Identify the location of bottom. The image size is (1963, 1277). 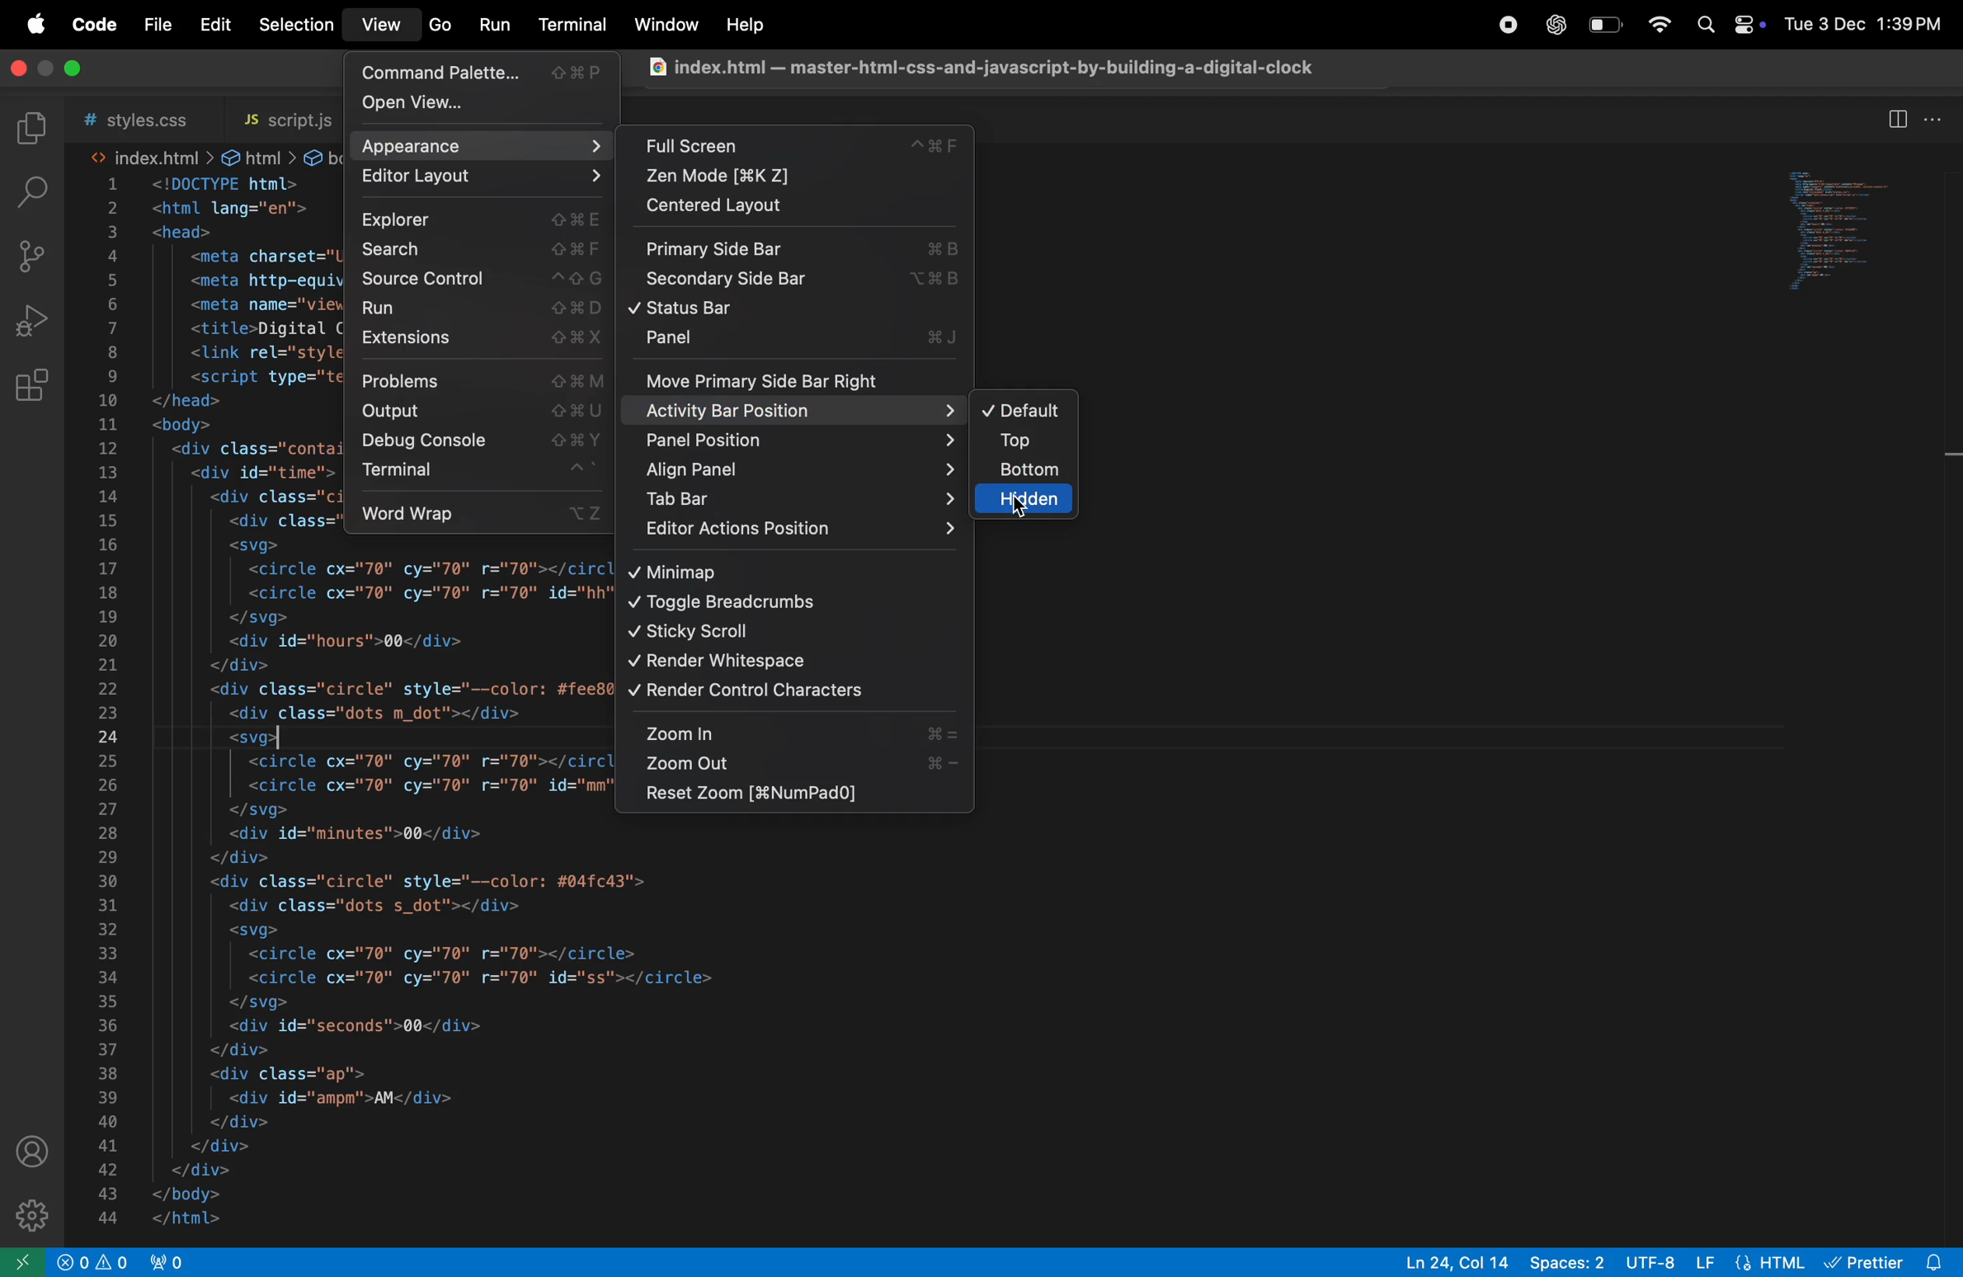
(1029, 471).